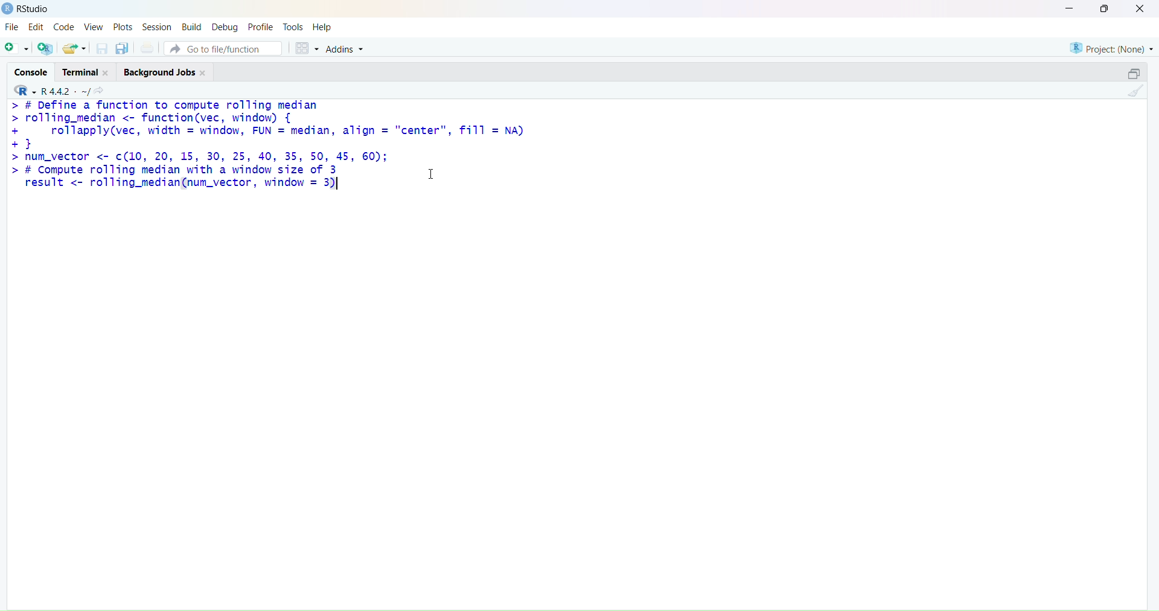  Describe the element at coordinates (65, 91) in the screenshot. I see `R 4.4.2 ~/` at that location.